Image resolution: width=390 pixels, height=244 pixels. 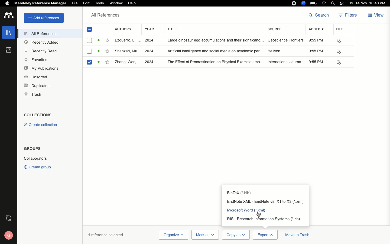 What do you see at coordinates (116, 3) in the screenshot?
I see `Window` at bounding box center [116, 3].